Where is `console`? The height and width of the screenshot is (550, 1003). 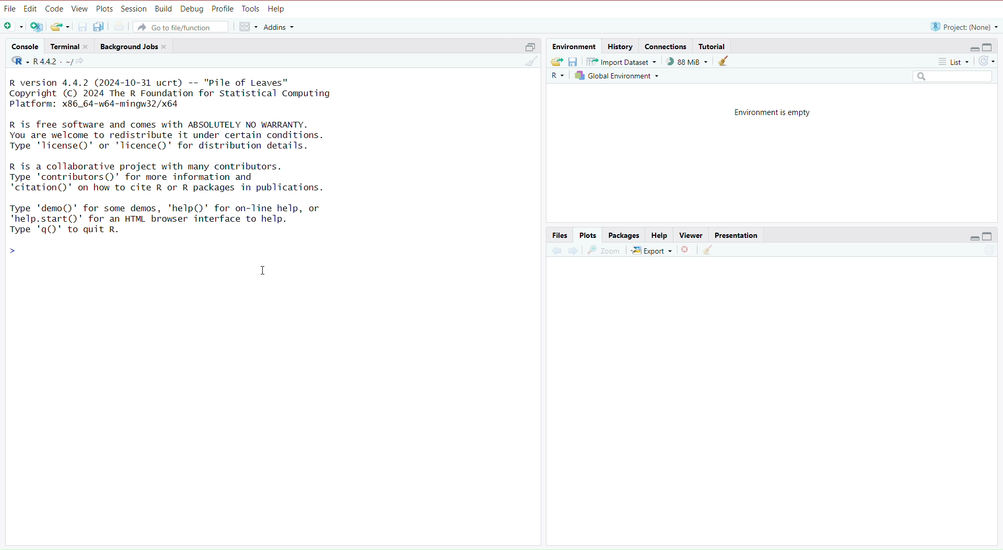
console is located at coordinates (25, 47).